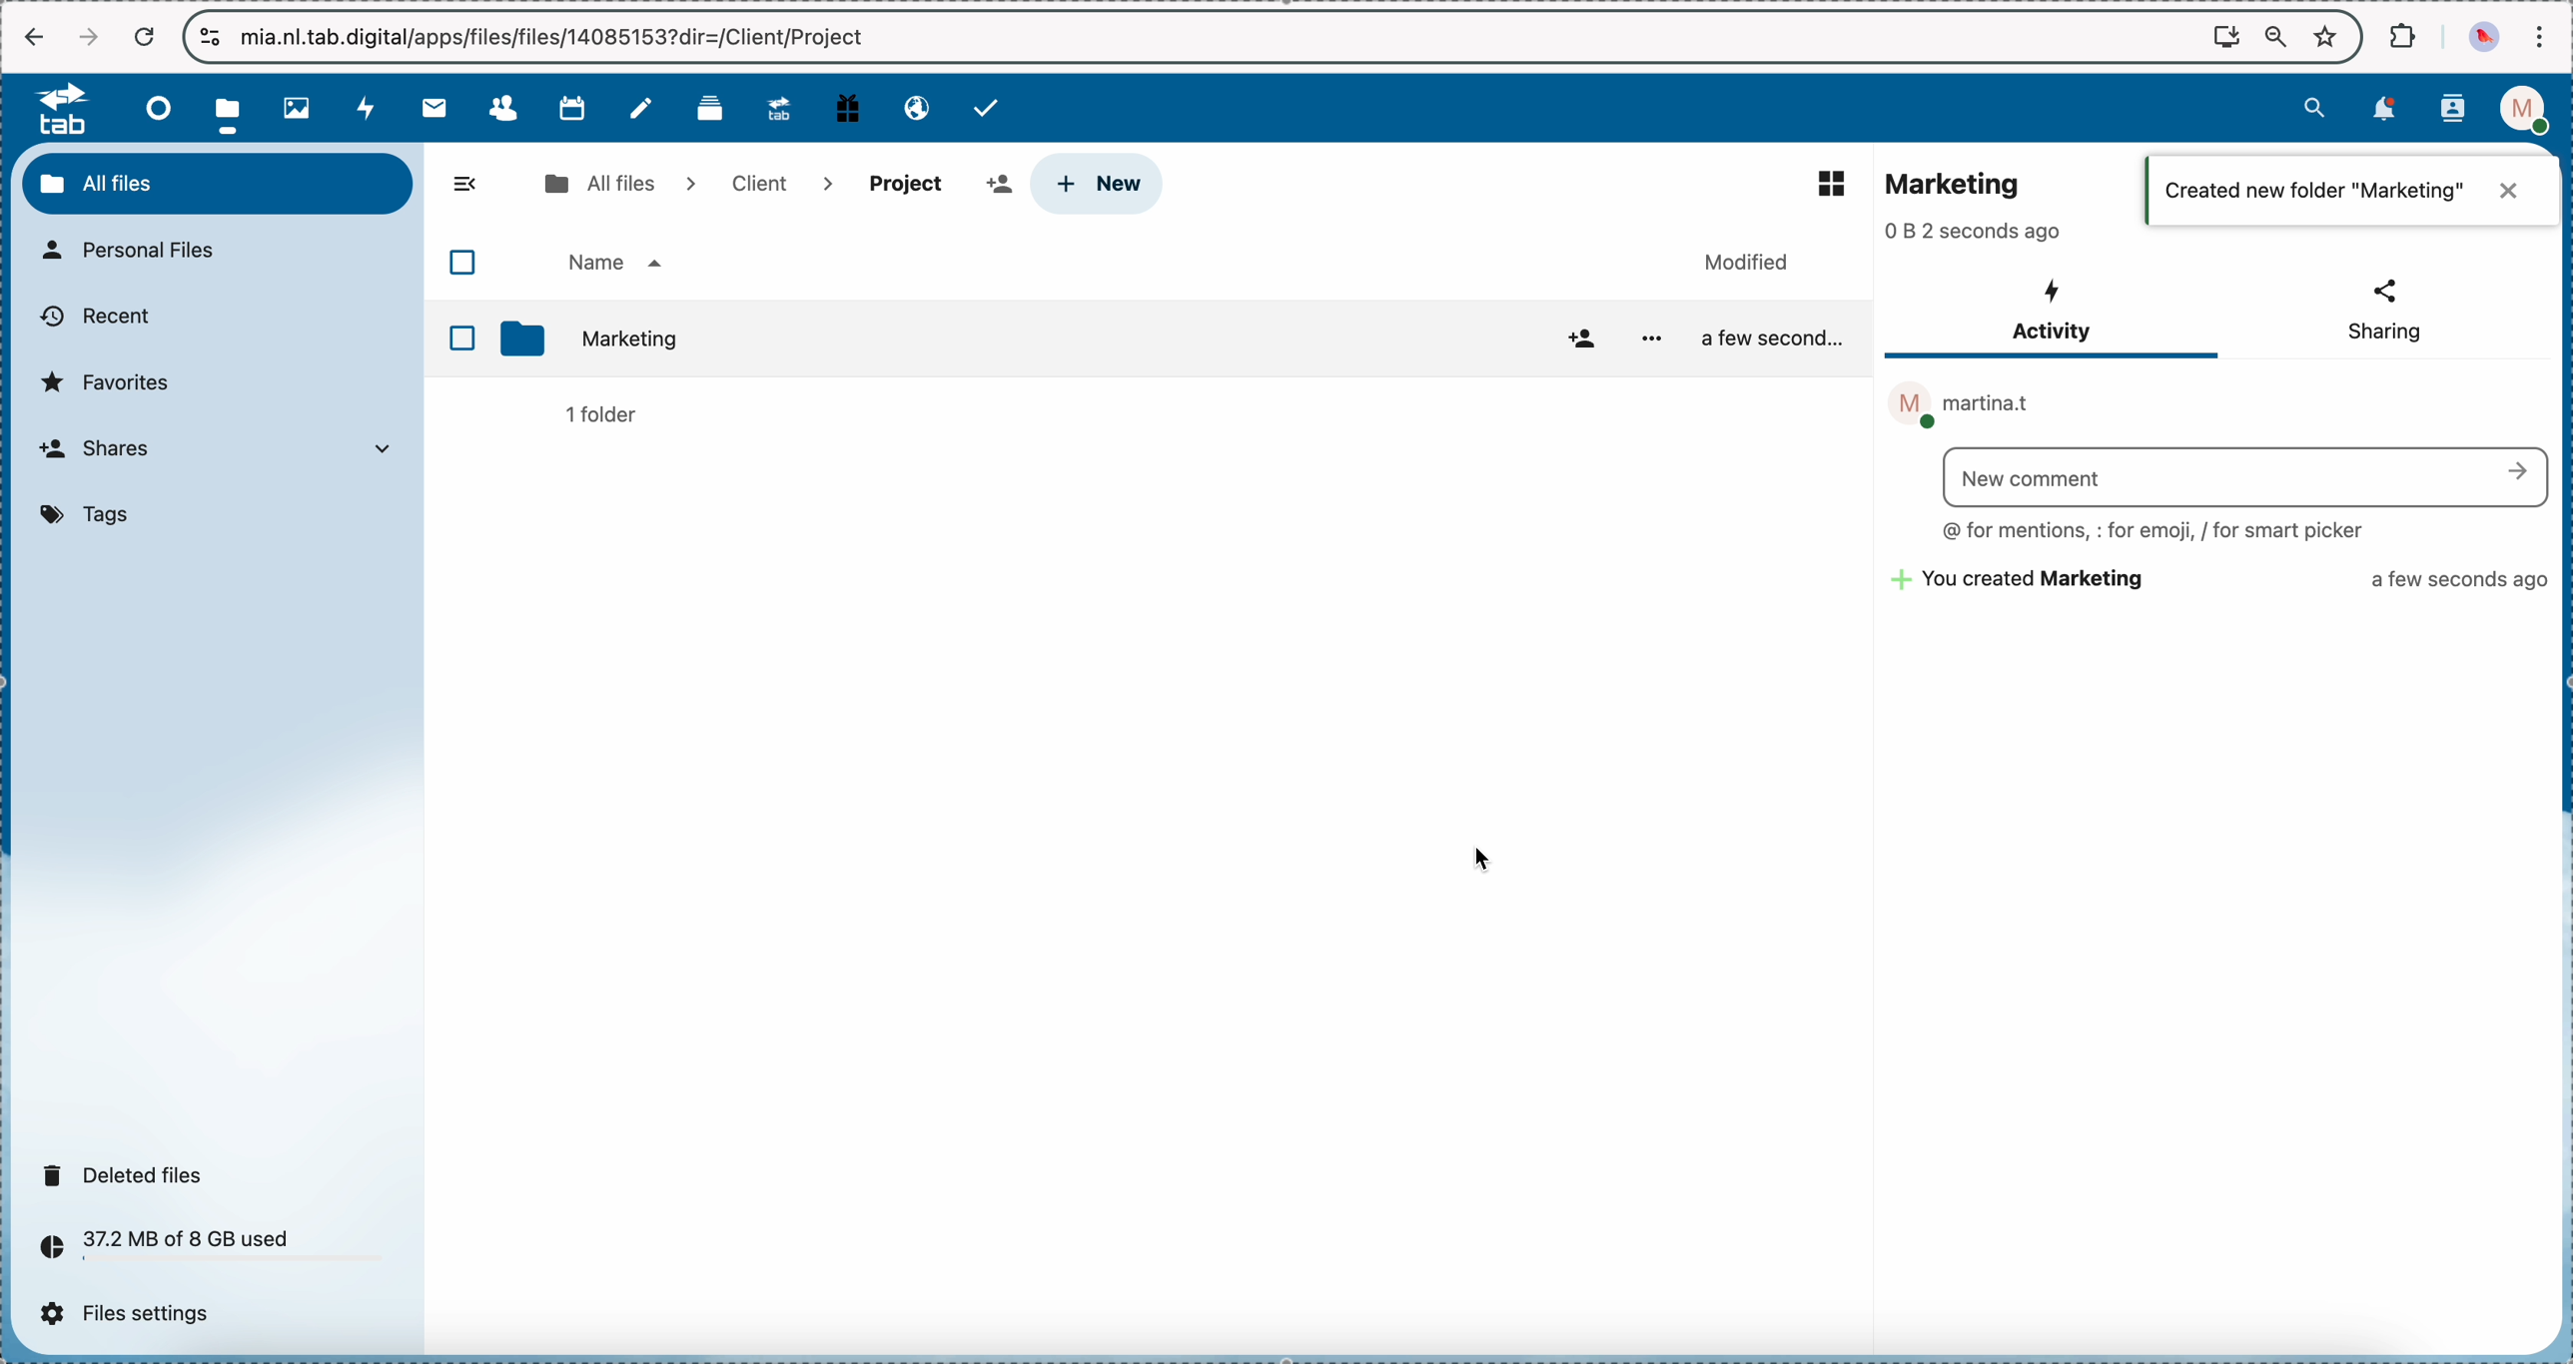 The width and height of the screenshot is (2573, 1364). I want to click on favorites, so click(112, 381).